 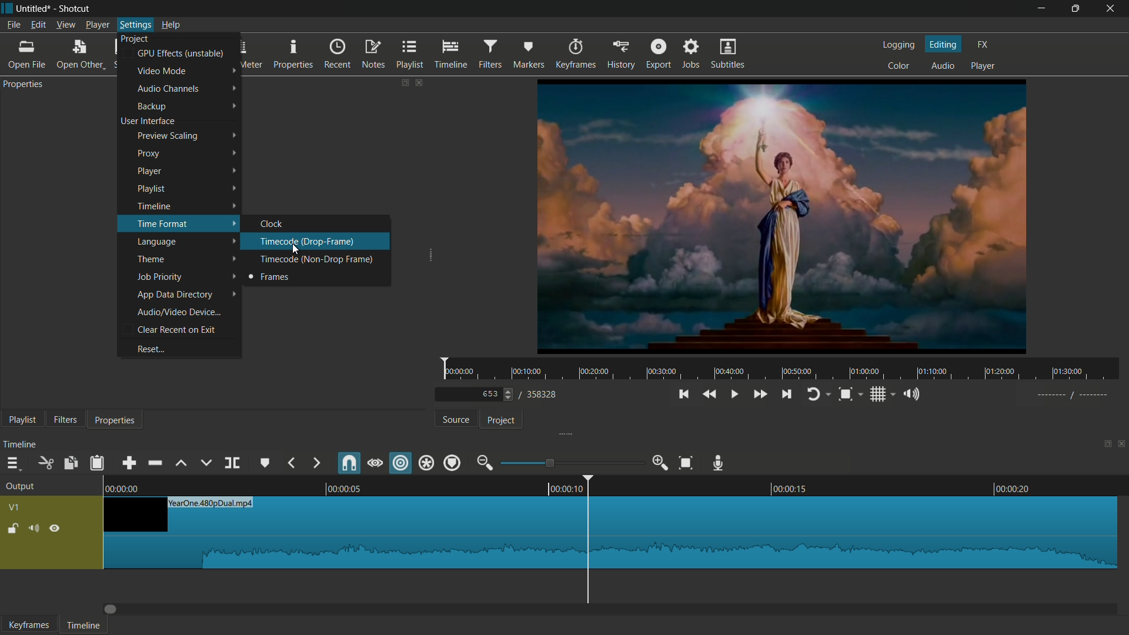 I want to click on lock, so click(x=12, y=529).